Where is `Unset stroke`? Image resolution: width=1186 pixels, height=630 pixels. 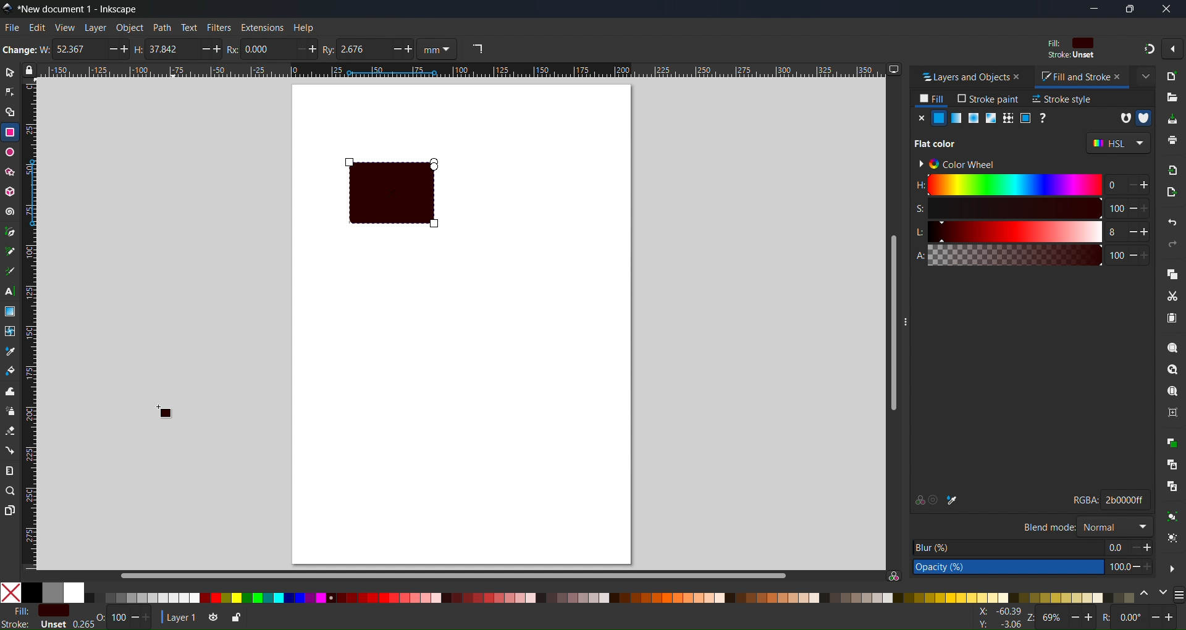
Unset stroke is located at coordinates (1070, 56).